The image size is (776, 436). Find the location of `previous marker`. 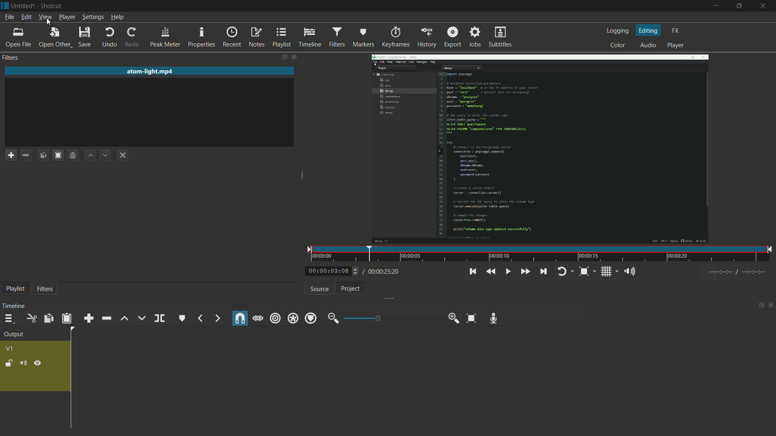

previous marker is located at coordinates (200, 319).